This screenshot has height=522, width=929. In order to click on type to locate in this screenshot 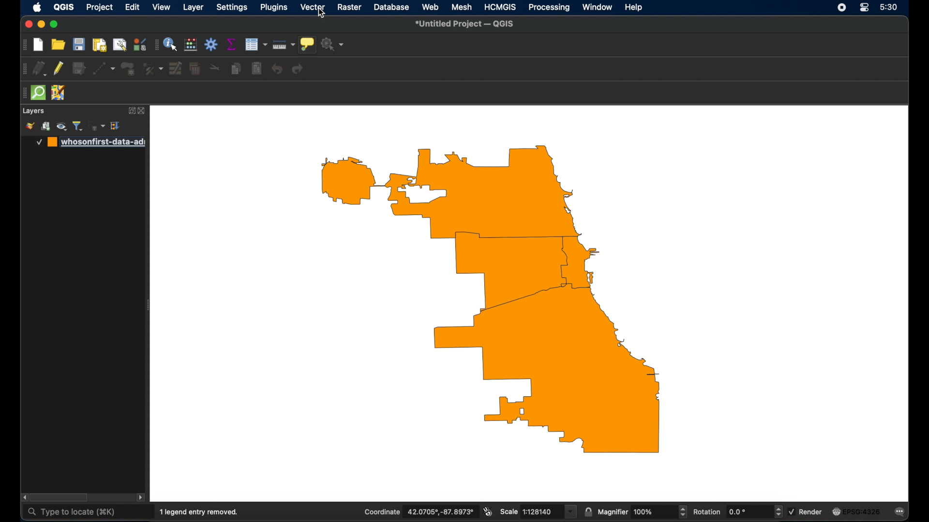, I will do `click(73, 513)`.